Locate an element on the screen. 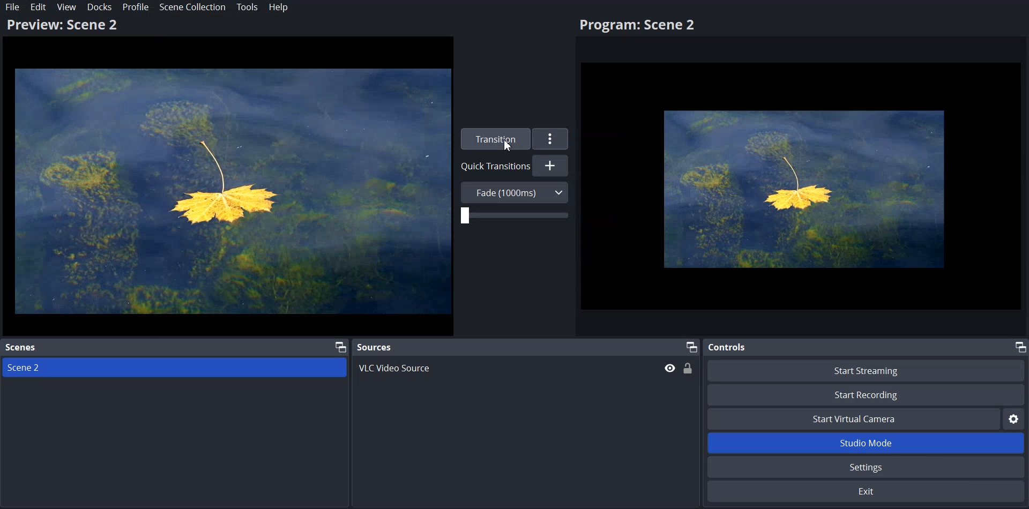  Quick Transition is located at coordinates (495, 165).